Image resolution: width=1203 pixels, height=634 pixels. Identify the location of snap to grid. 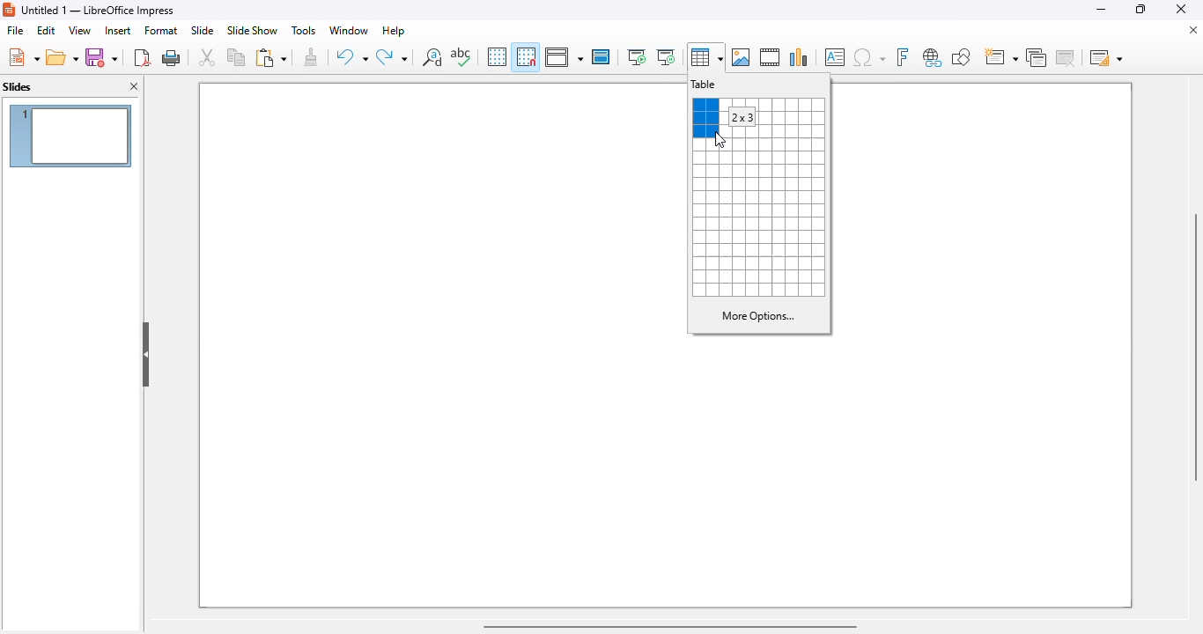
(527, 56).